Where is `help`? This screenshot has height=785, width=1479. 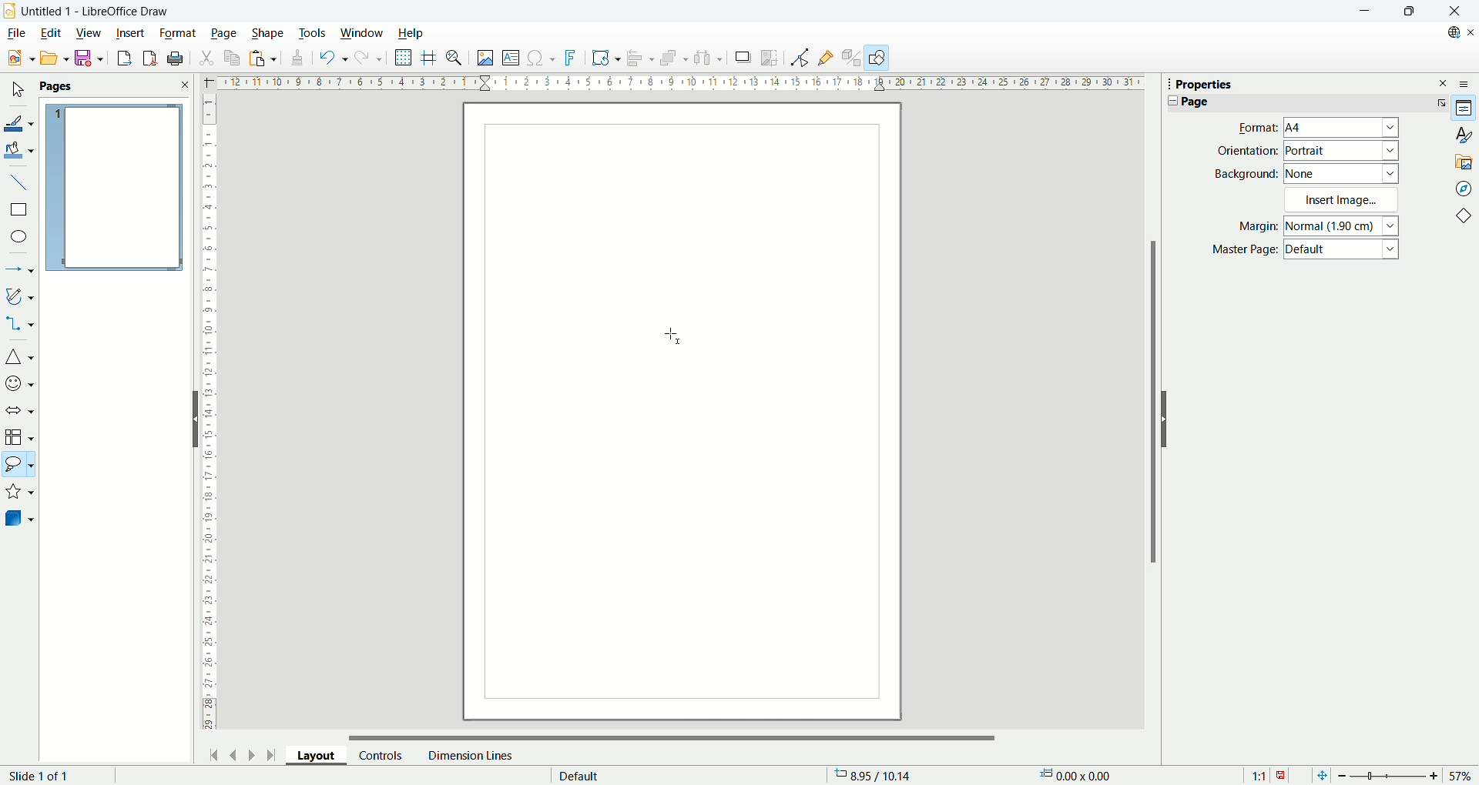
help is located at coordinates (410, 33).